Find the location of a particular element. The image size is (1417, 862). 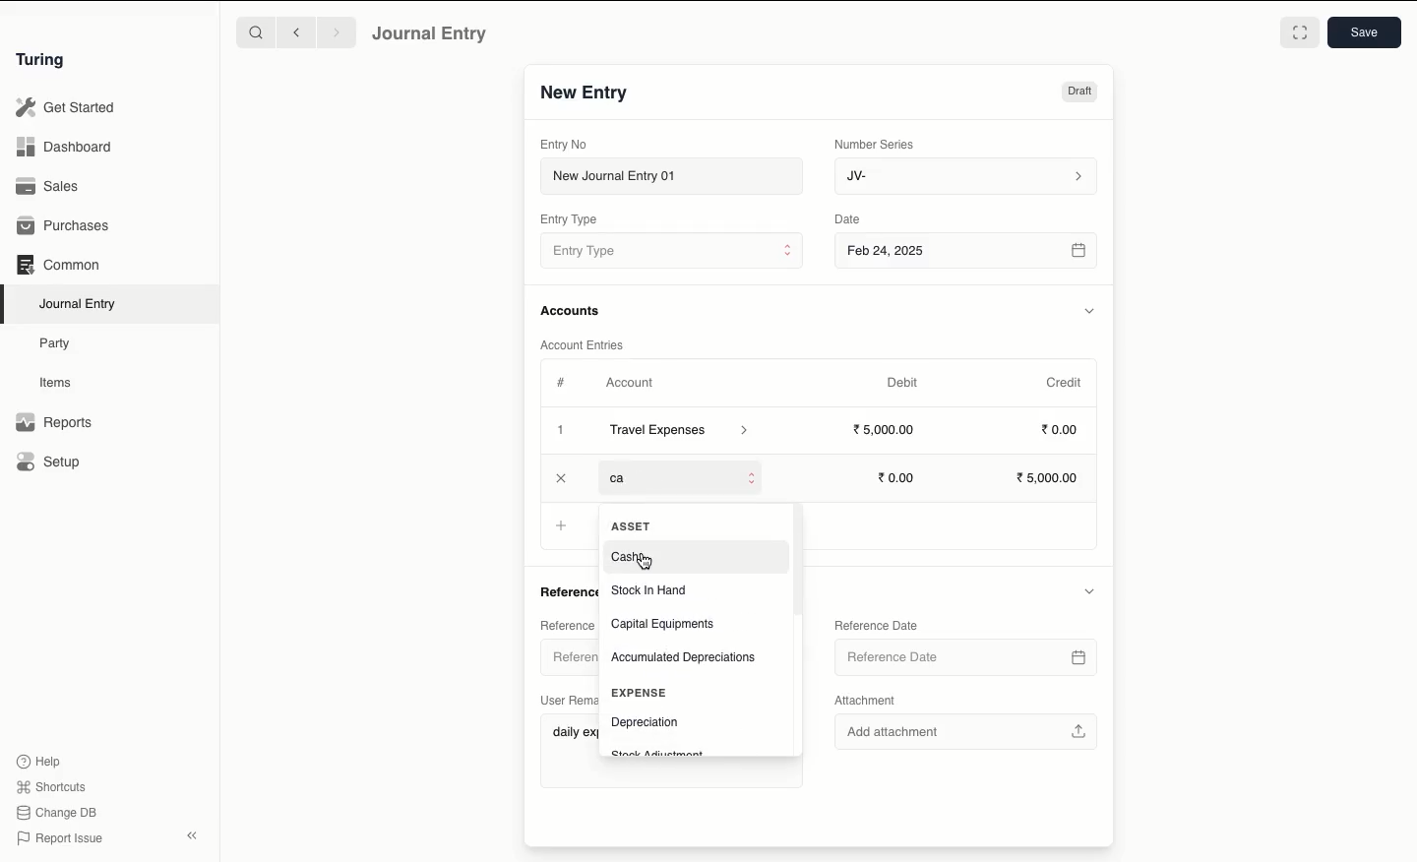

Hashtag is located at coordinates (563, 382).